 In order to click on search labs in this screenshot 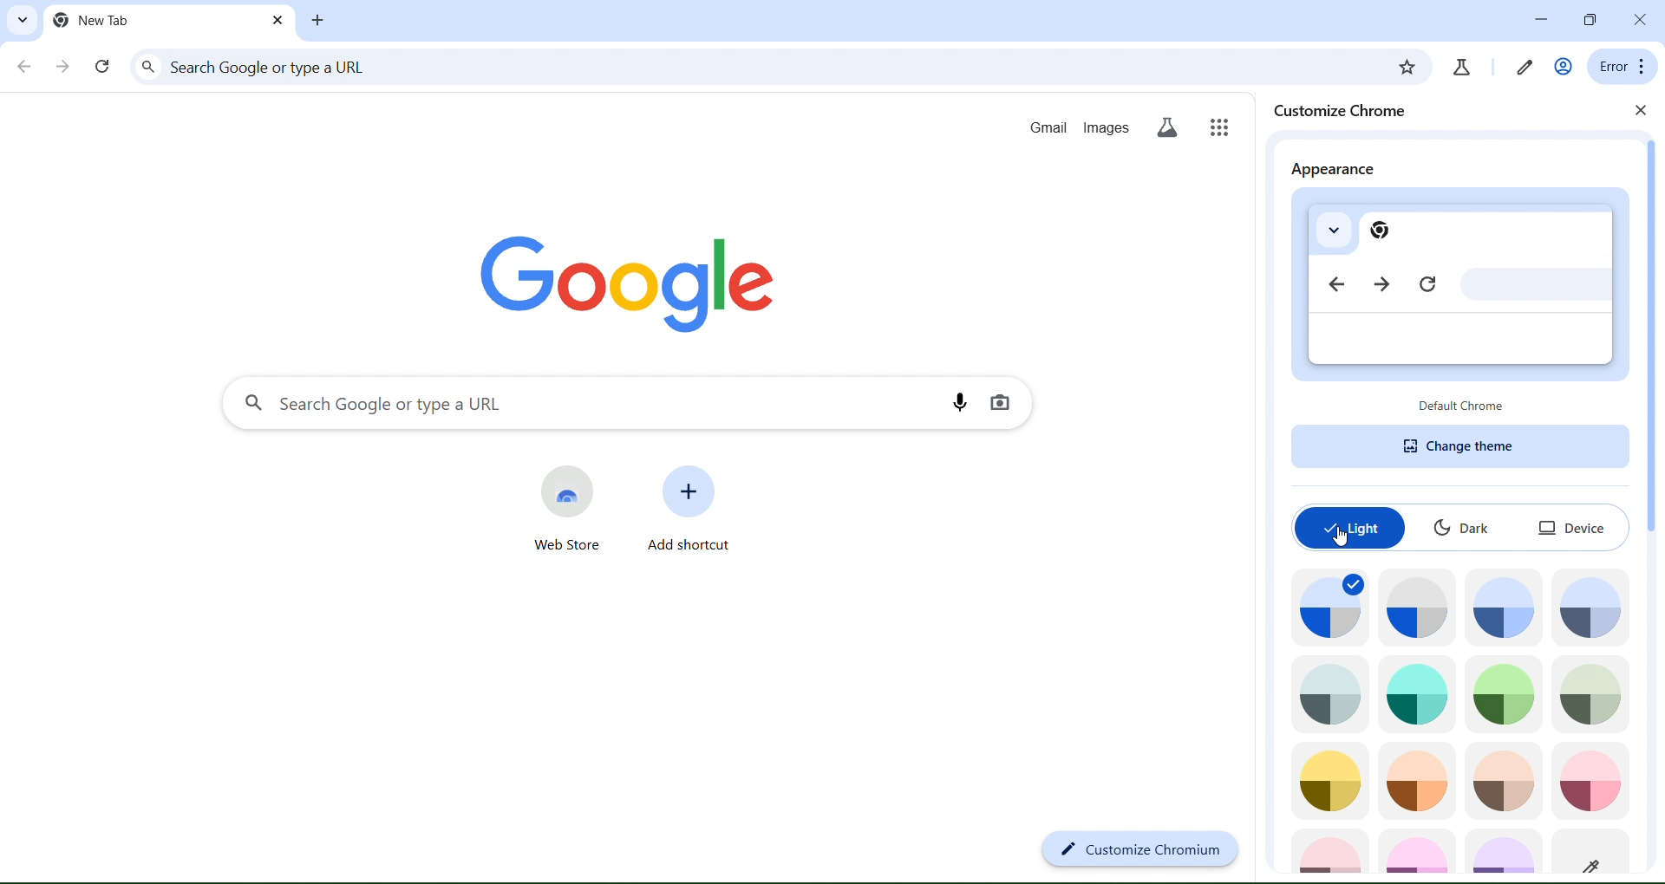, I will do `click(1169, 127)`.